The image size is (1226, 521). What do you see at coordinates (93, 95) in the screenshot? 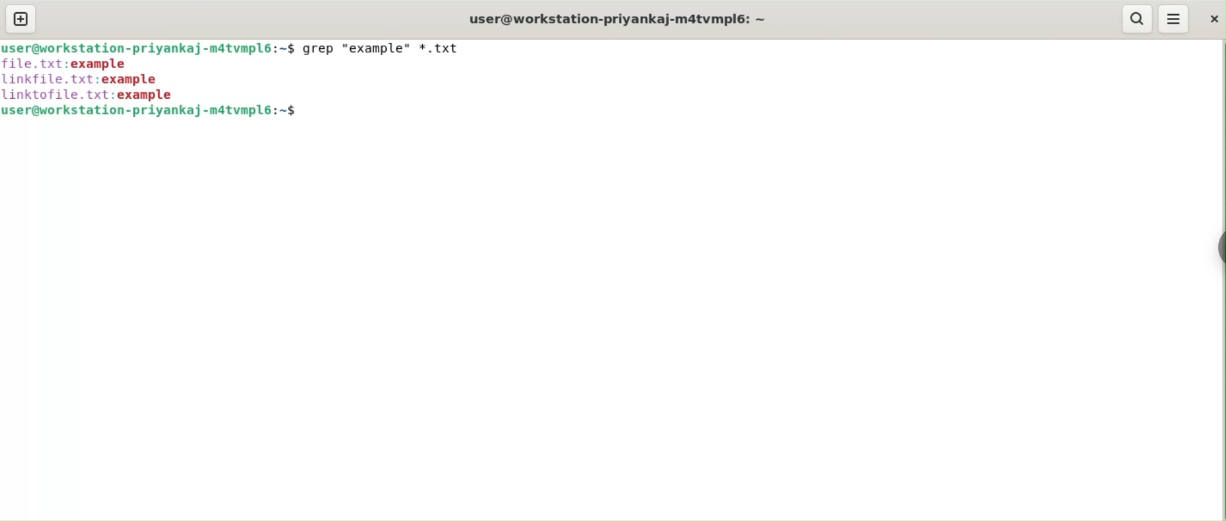
I see `linktofile txt example` at bounding box center [93, 95].